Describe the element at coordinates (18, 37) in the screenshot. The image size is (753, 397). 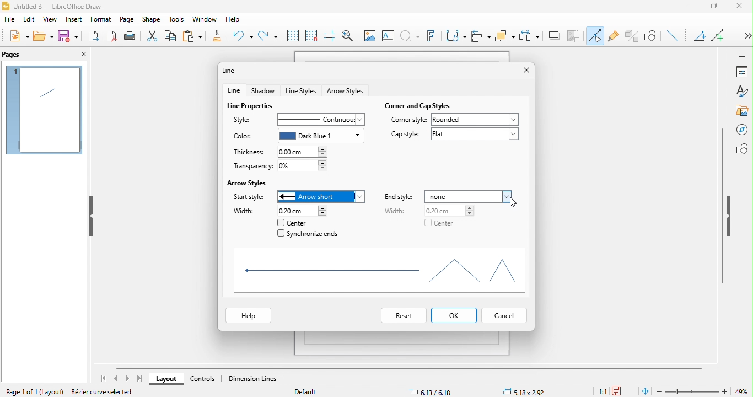
I see `new` at that location.